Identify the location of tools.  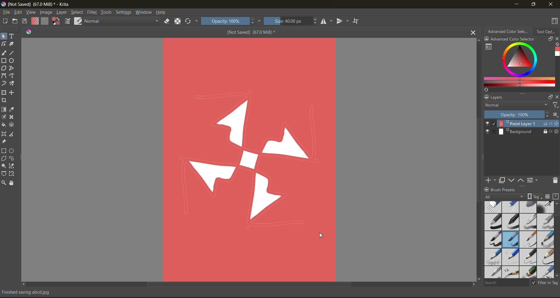
(12, 166).